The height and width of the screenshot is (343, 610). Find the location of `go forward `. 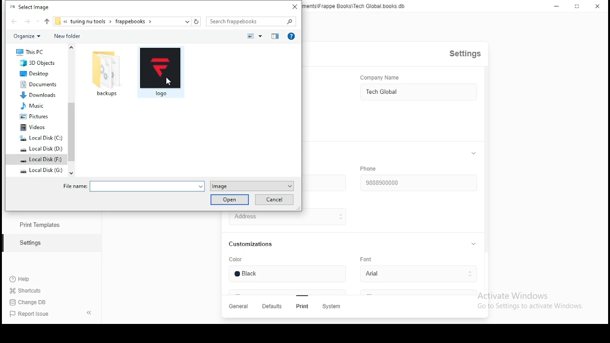

go forward  is located at coordinates (28, 22).